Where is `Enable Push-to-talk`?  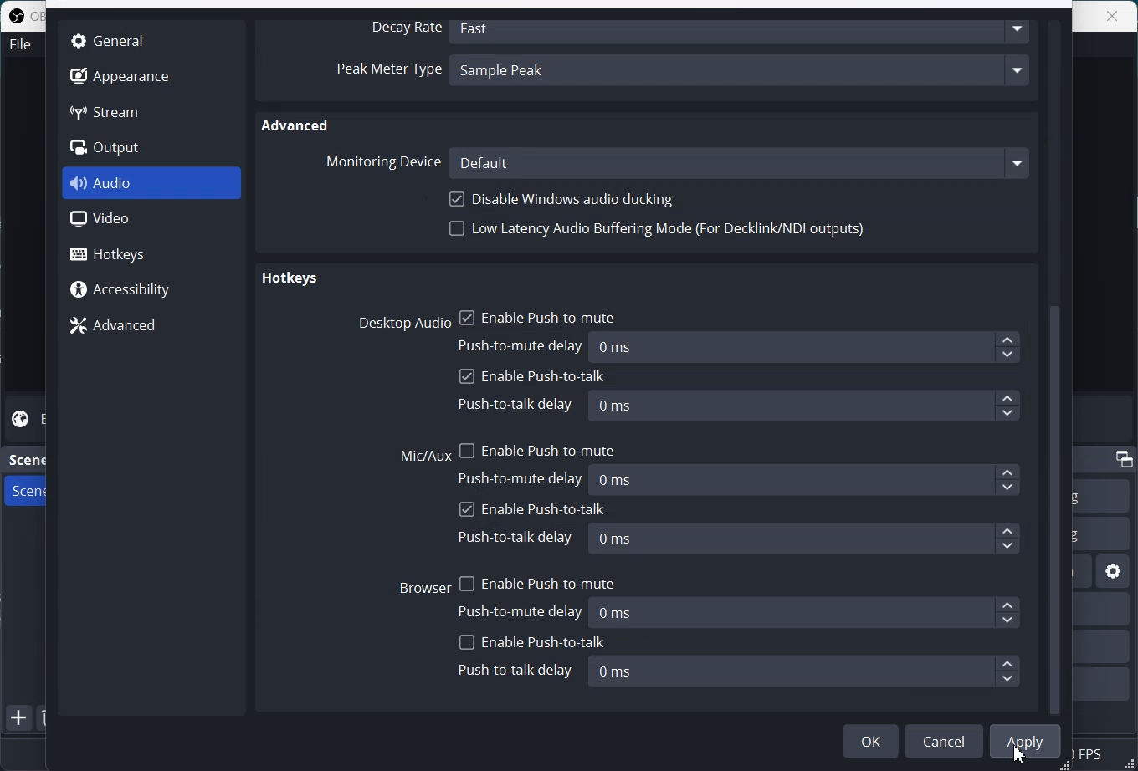 Enable Push-to-talk is located at coordinates (532, 508).